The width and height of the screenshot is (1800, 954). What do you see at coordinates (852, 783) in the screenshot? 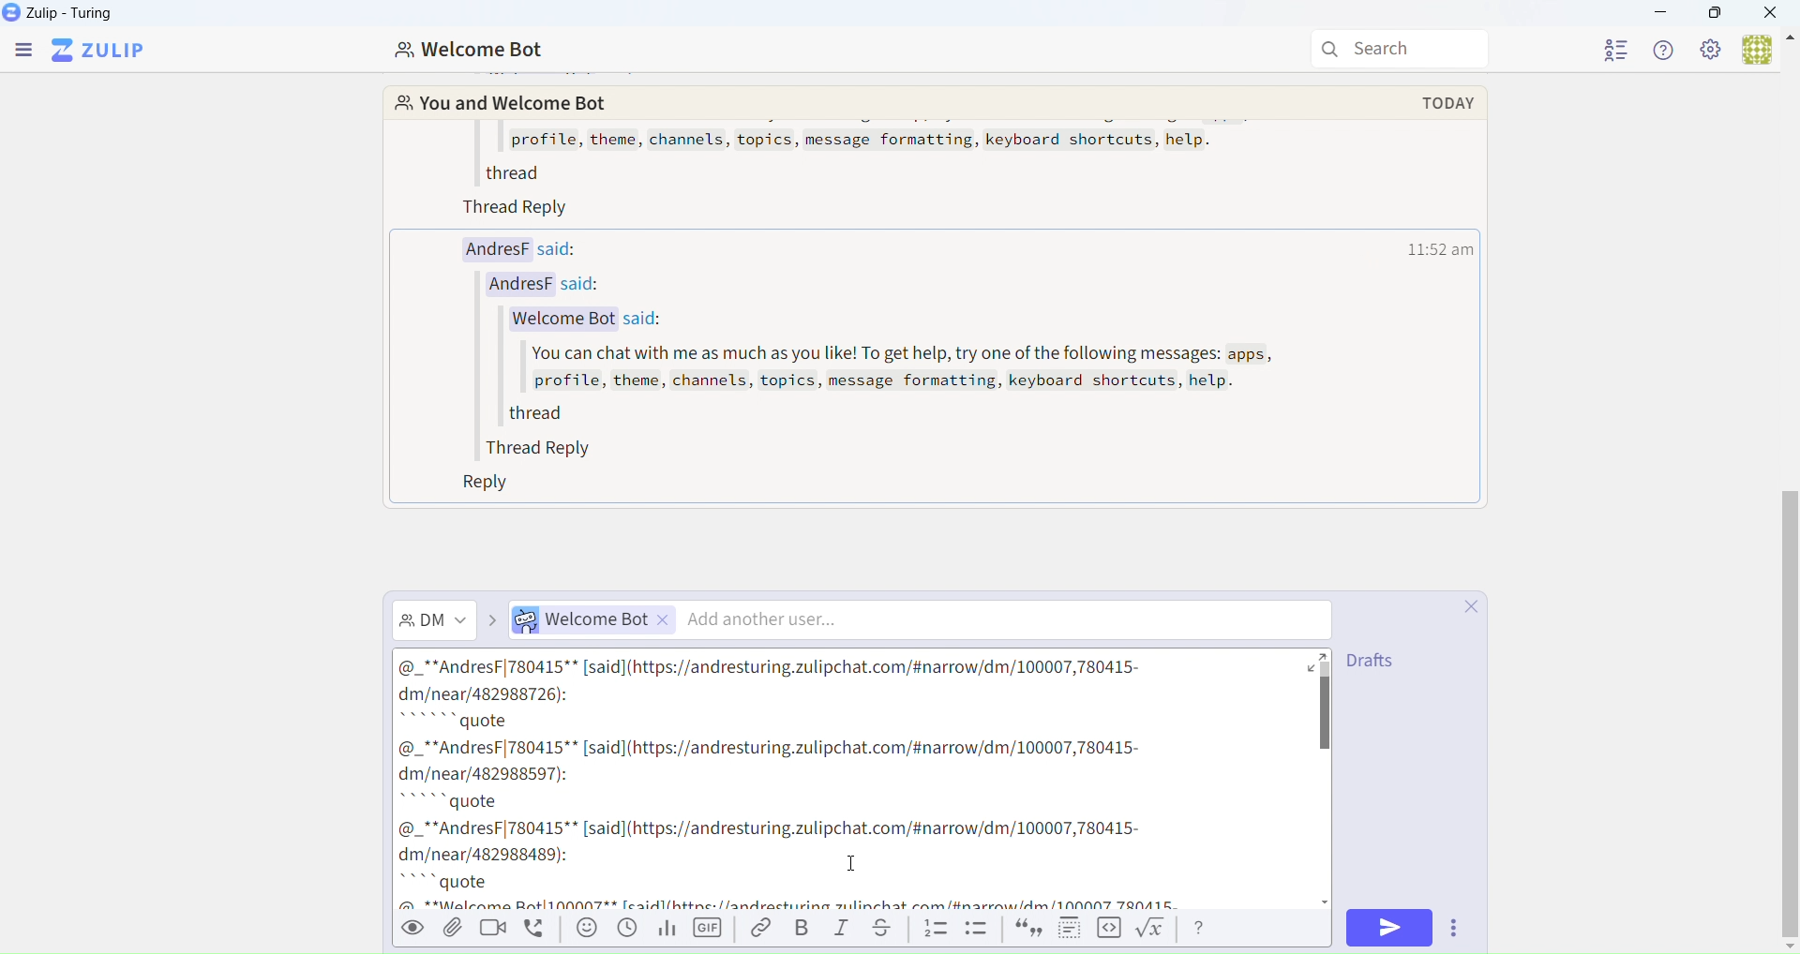
I see `thread` at bounding box center [852, 783].